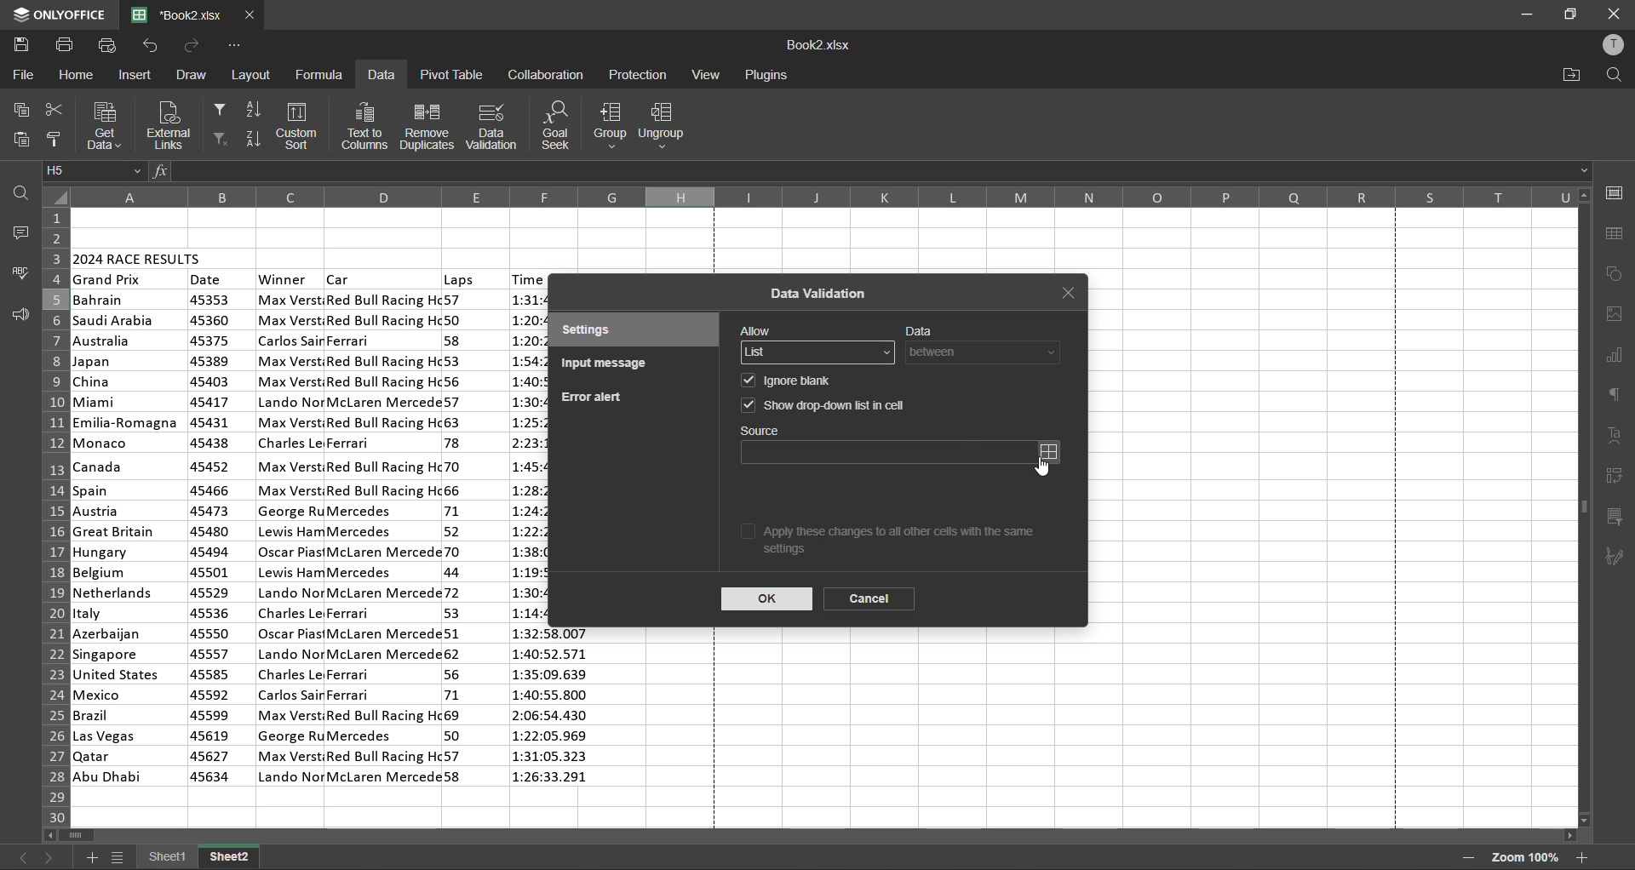  What do you see at coordinates (218, 107) in the screenshot?
I see `filter` at bounding box center [218, 107].